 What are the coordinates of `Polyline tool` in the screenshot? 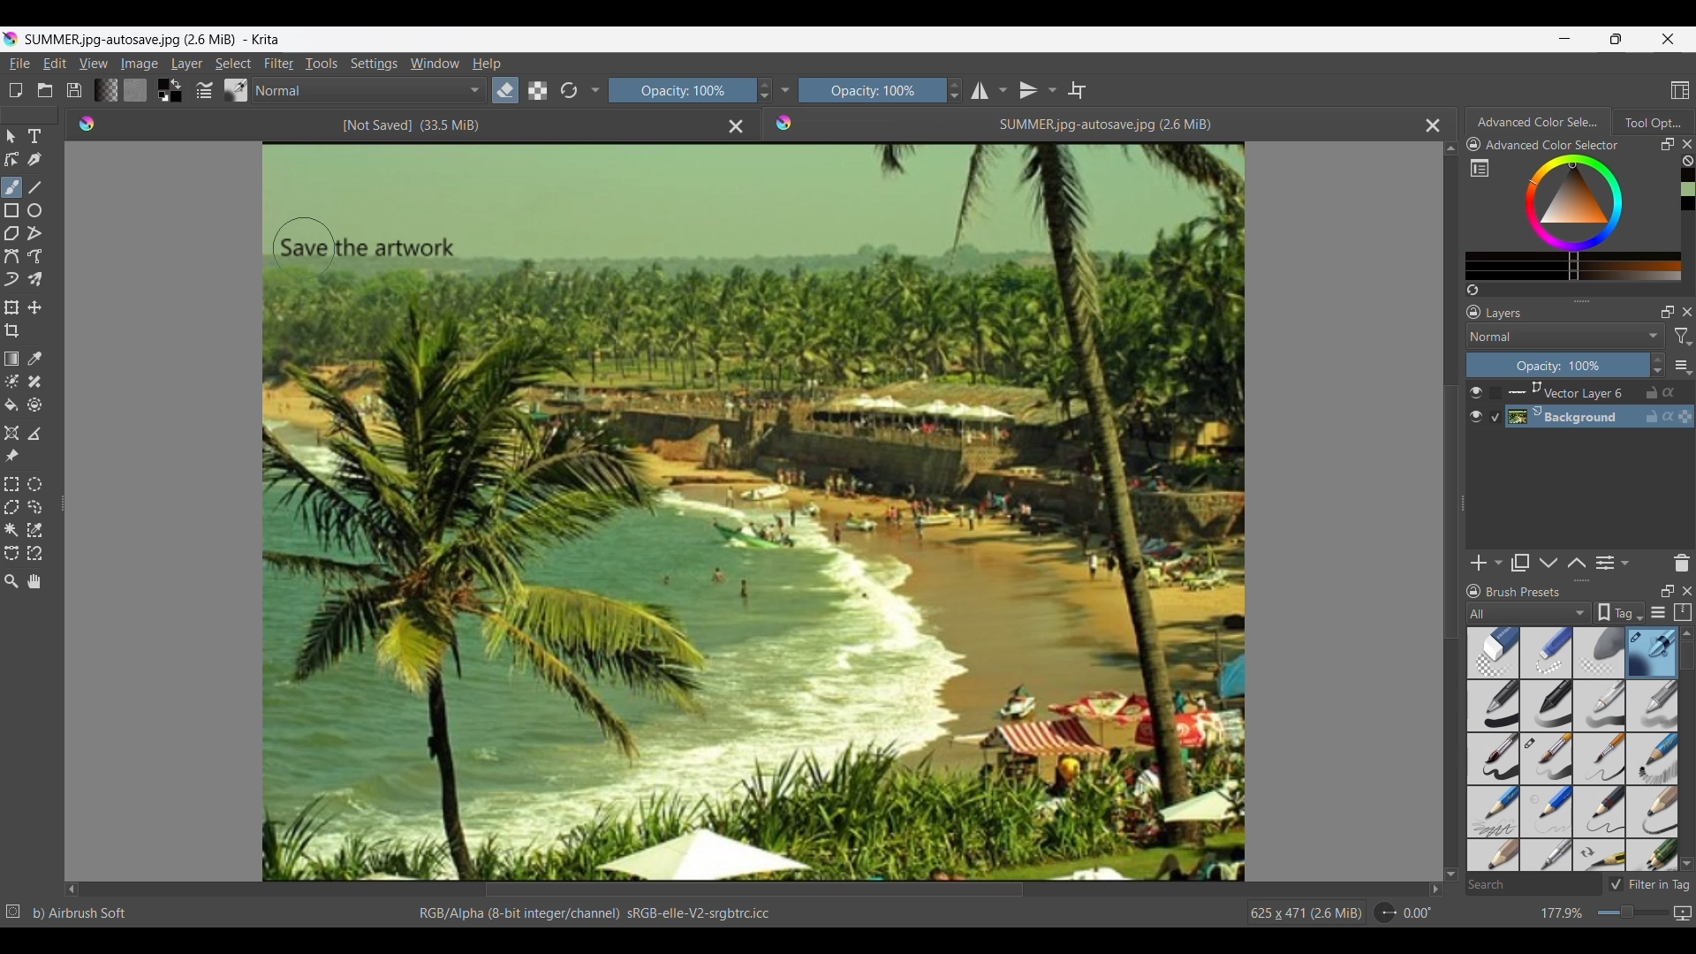 It's located at (34, 233).